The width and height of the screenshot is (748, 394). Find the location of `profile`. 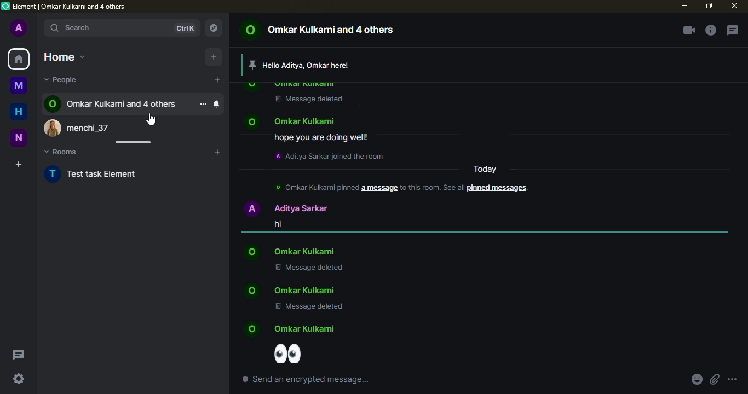

profile is located at coordinates (19, 28).